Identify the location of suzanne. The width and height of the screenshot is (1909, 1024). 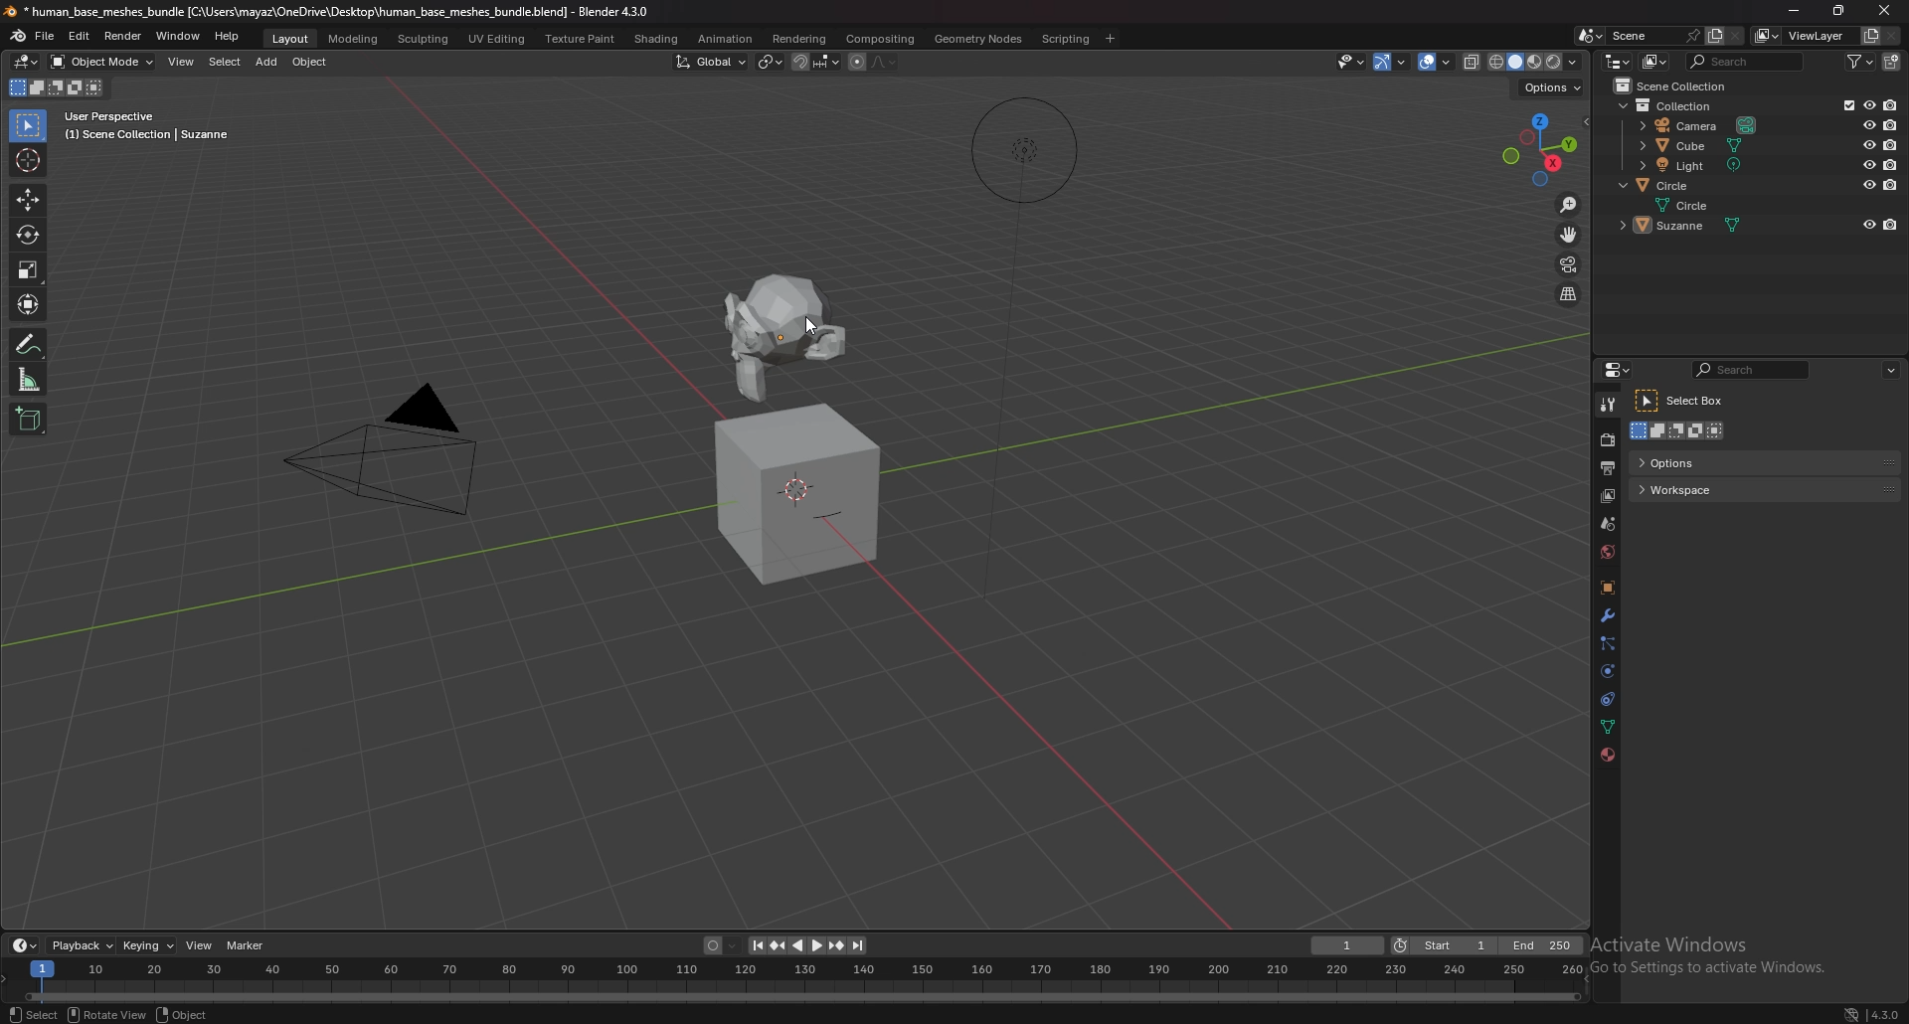
(791, 328).